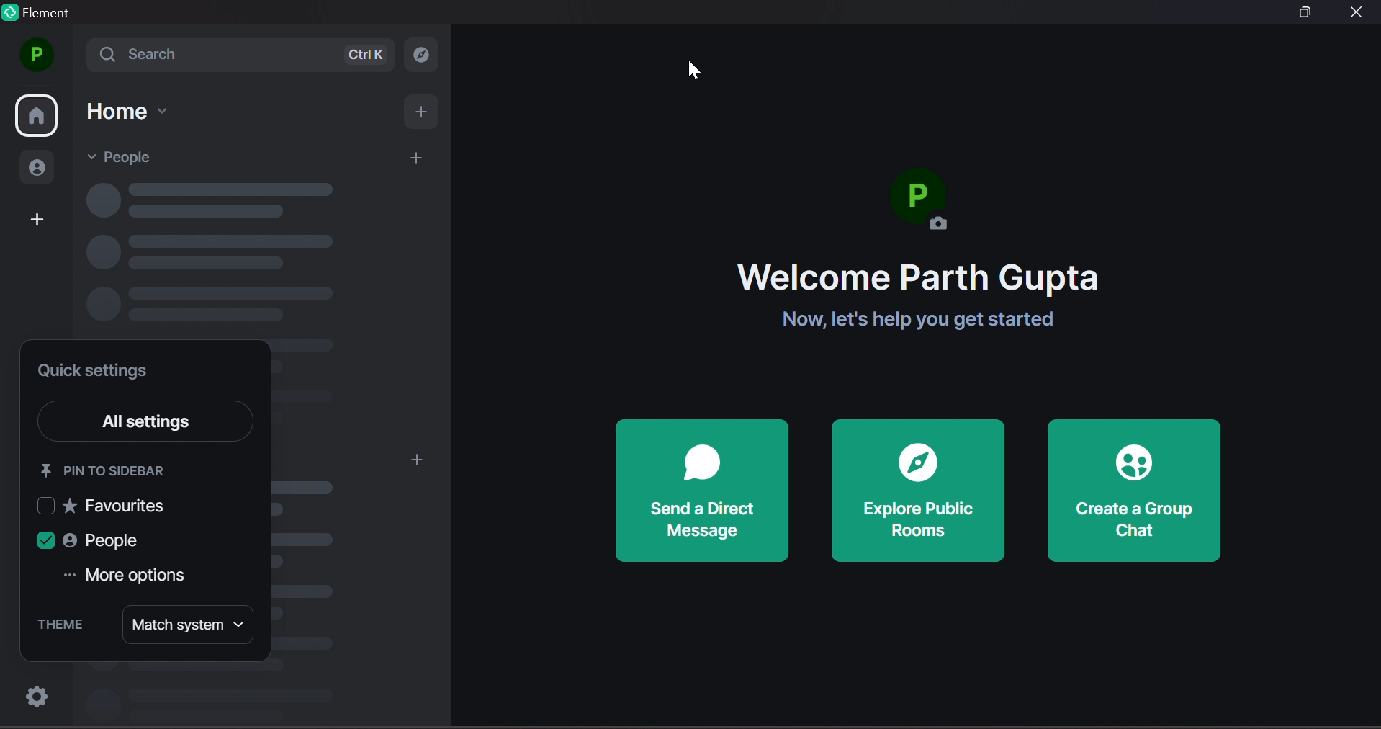 The image size is (1381, 729). I want to click on add, so click(415, 461).